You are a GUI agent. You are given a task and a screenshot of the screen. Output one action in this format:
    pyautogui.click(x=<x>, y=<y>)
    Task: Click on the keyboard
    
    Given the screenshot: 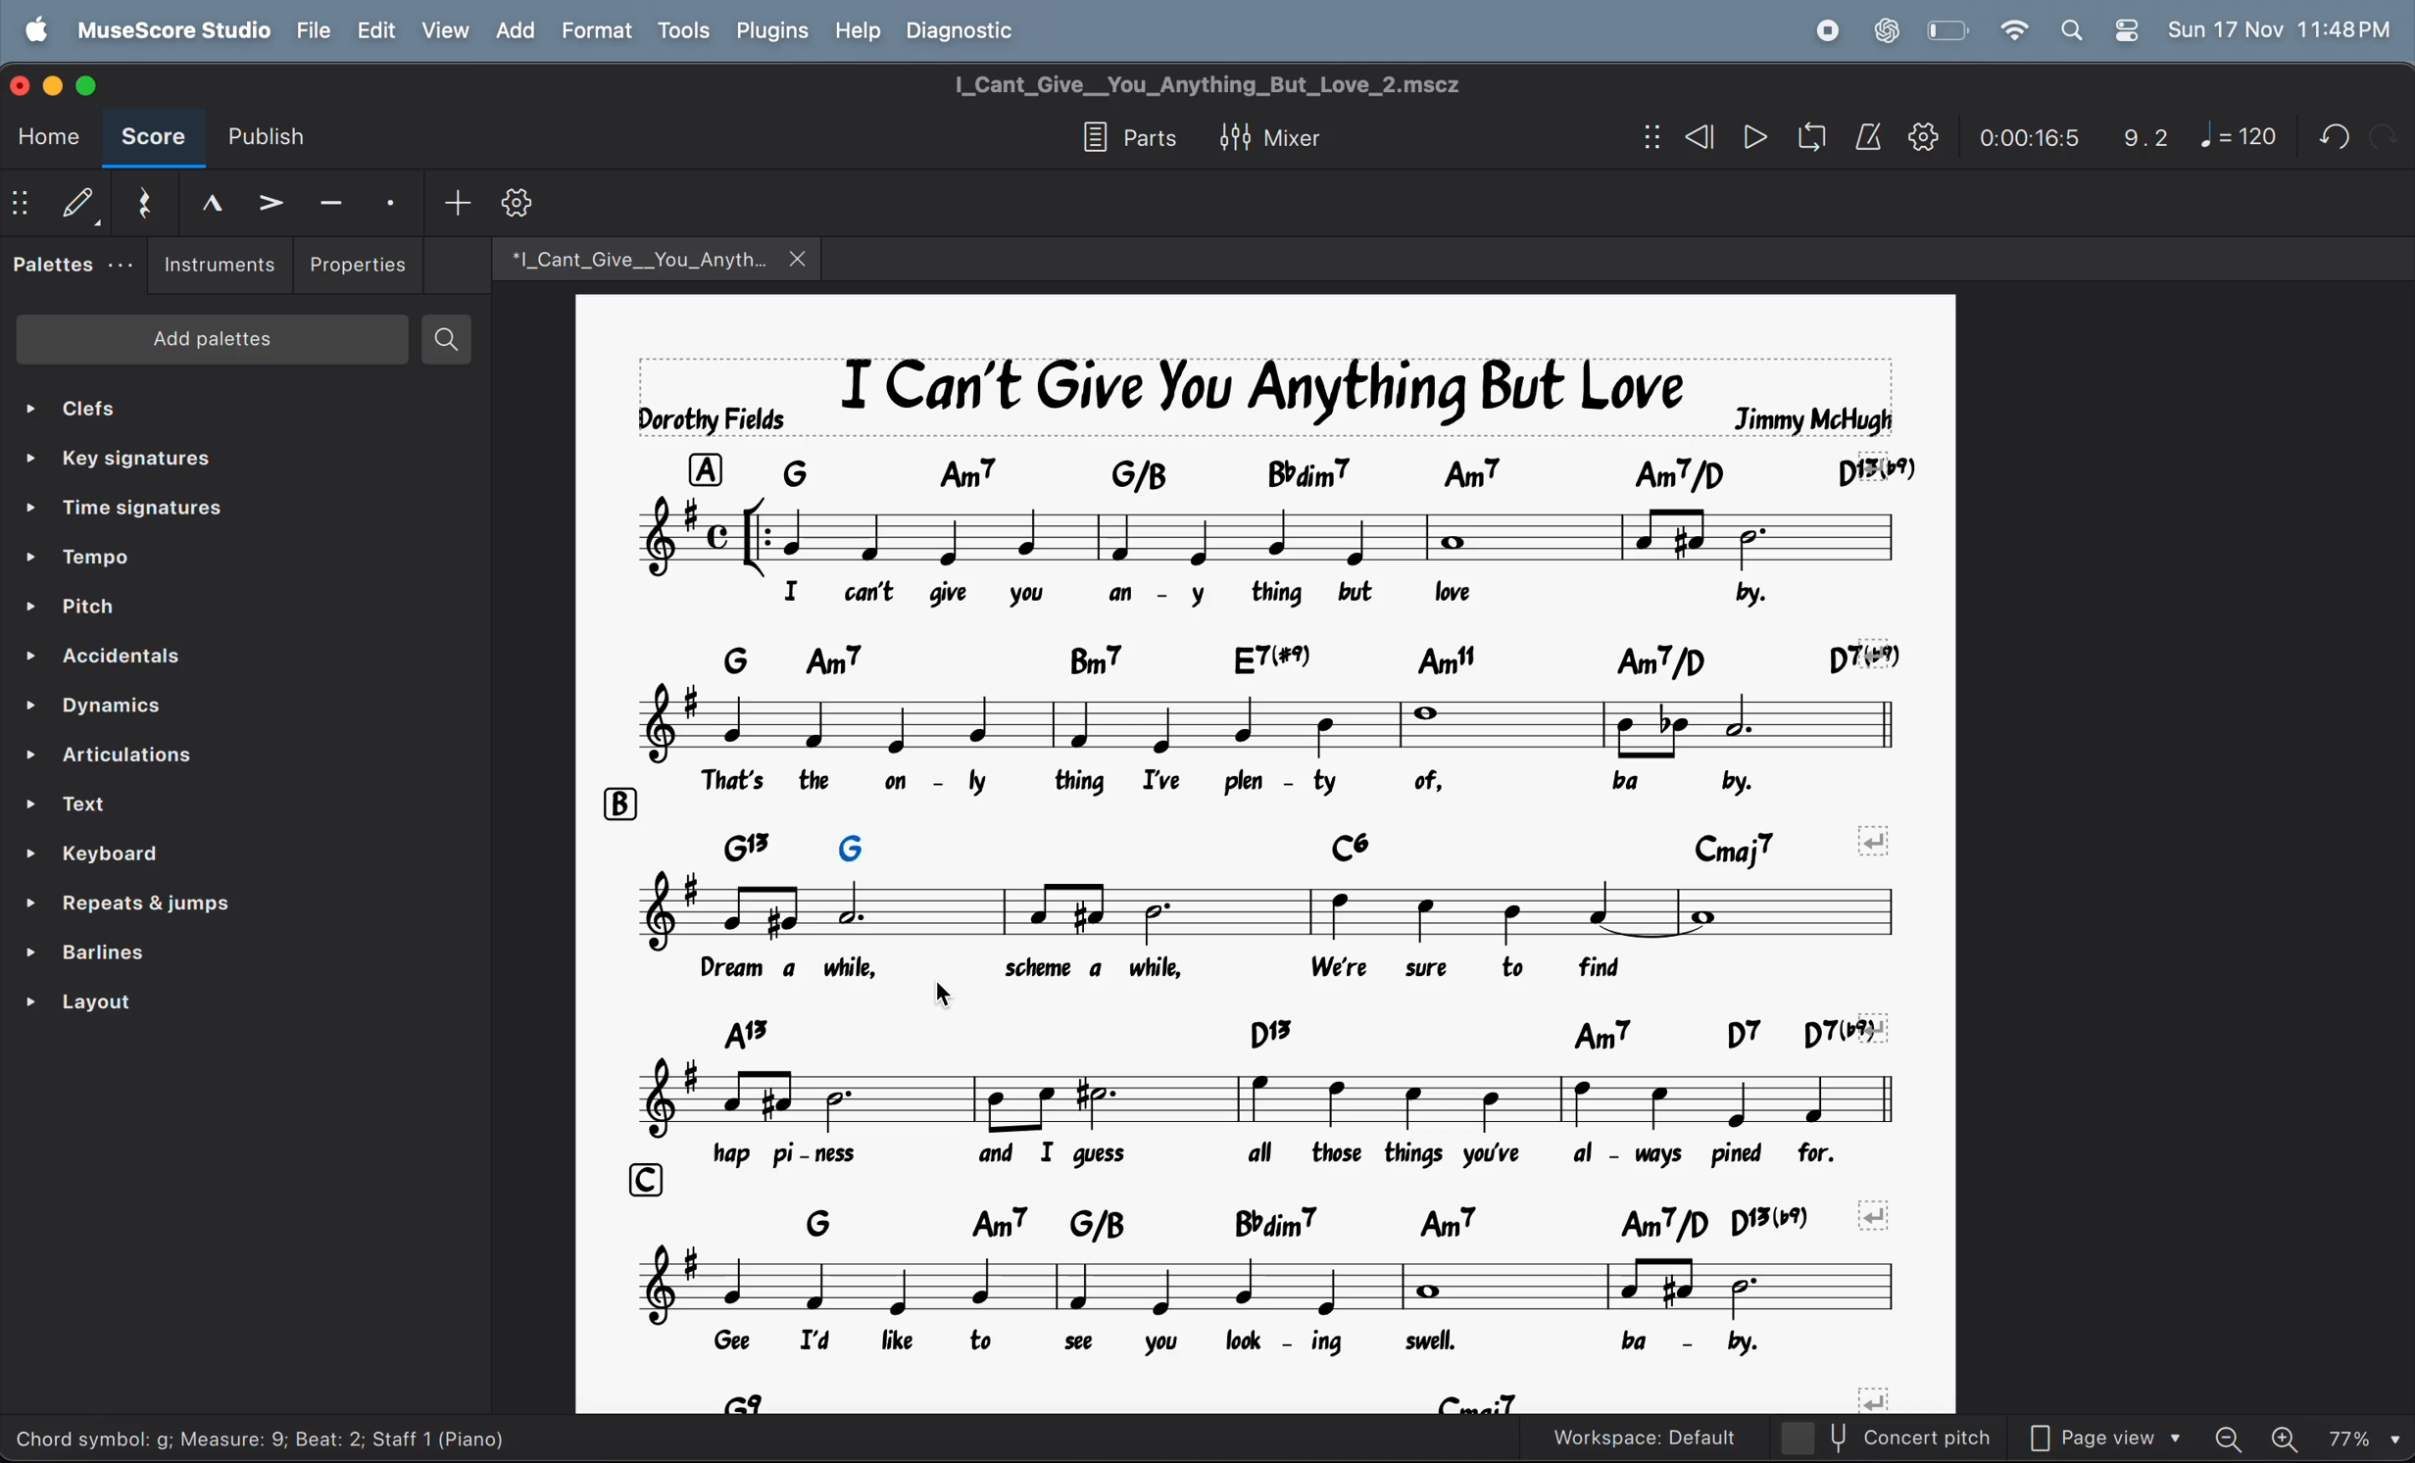 What is the action you would take?
    pyautogui.click(x=201, y=853)
    